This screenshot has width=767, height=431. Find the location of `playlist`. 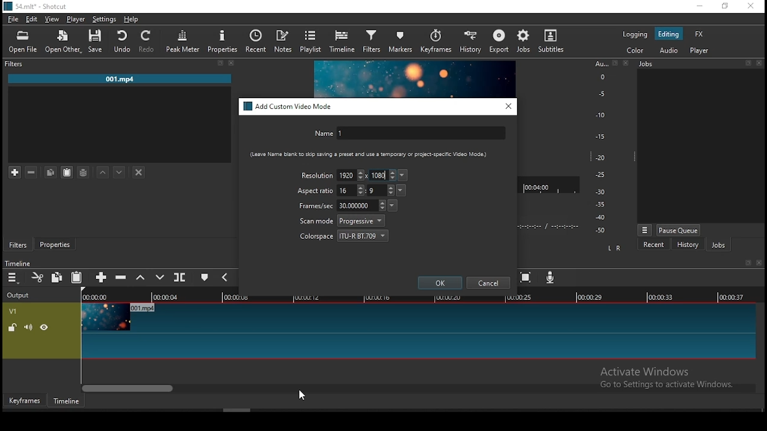

playlist is located at coordinates (312, 41).